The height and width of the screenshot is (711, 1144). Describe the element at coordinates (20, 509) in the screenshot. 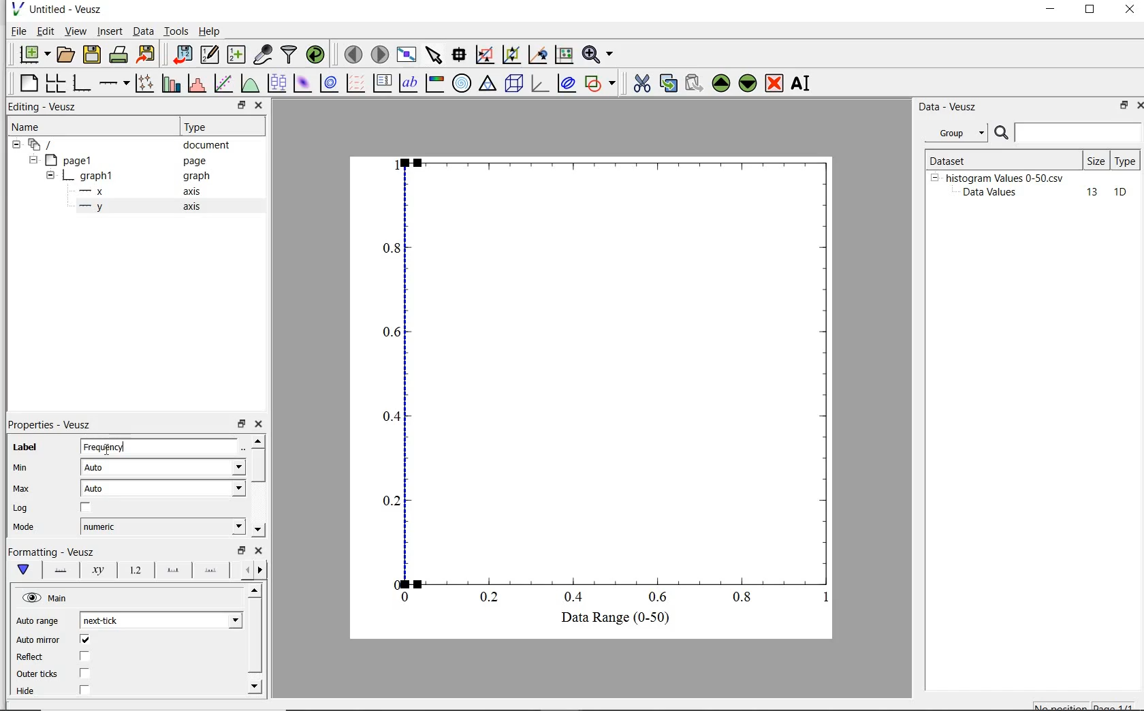

I see `Log` at that location.